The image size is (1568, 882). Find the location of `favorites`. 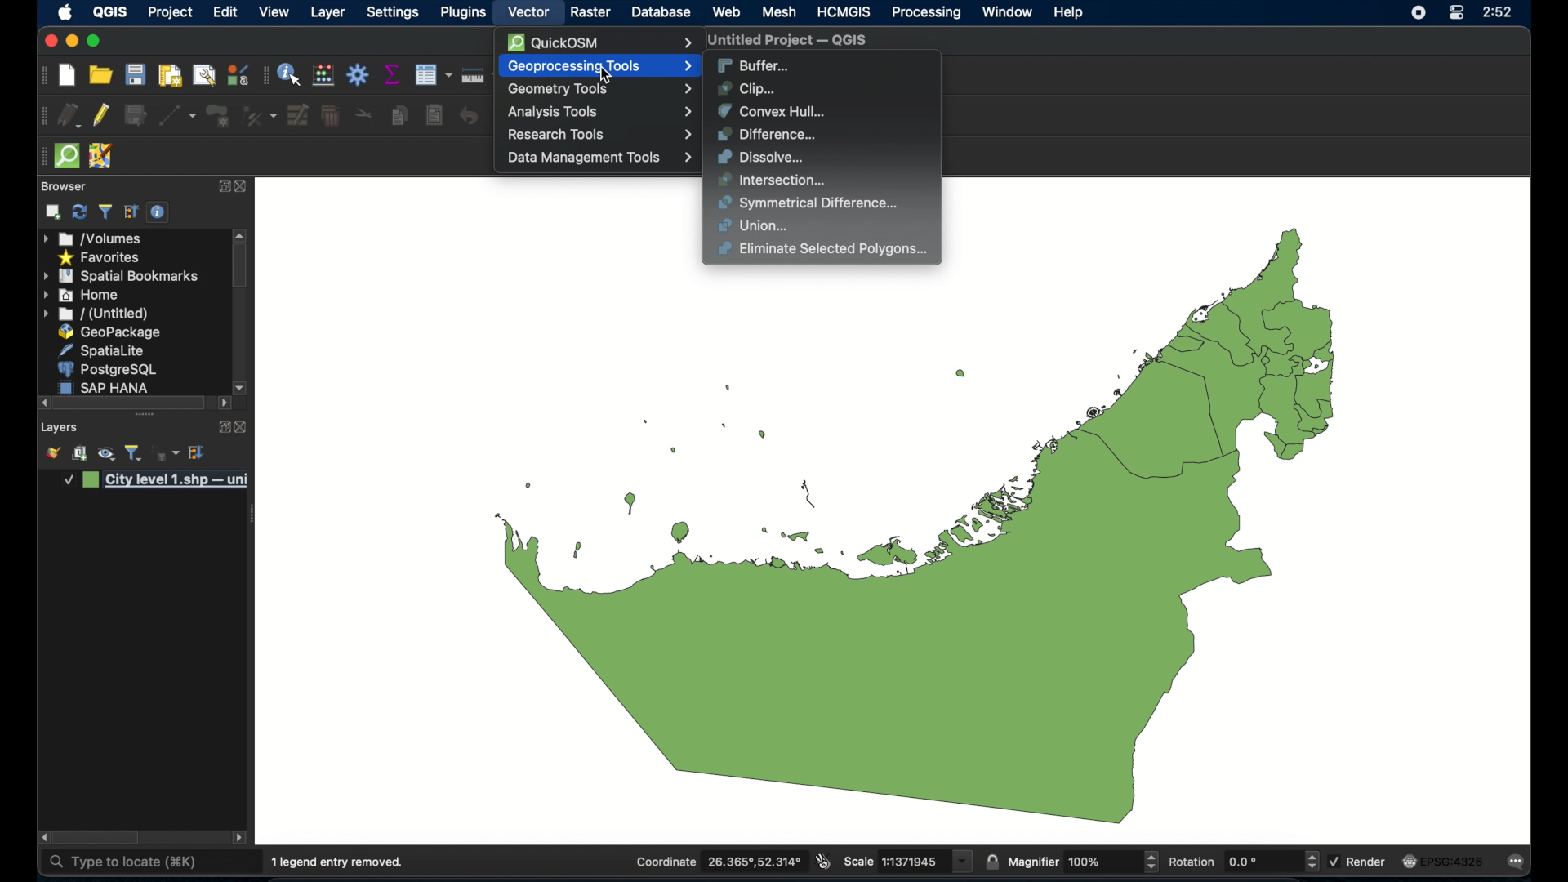

favorites is located at coordinates (100, 259).